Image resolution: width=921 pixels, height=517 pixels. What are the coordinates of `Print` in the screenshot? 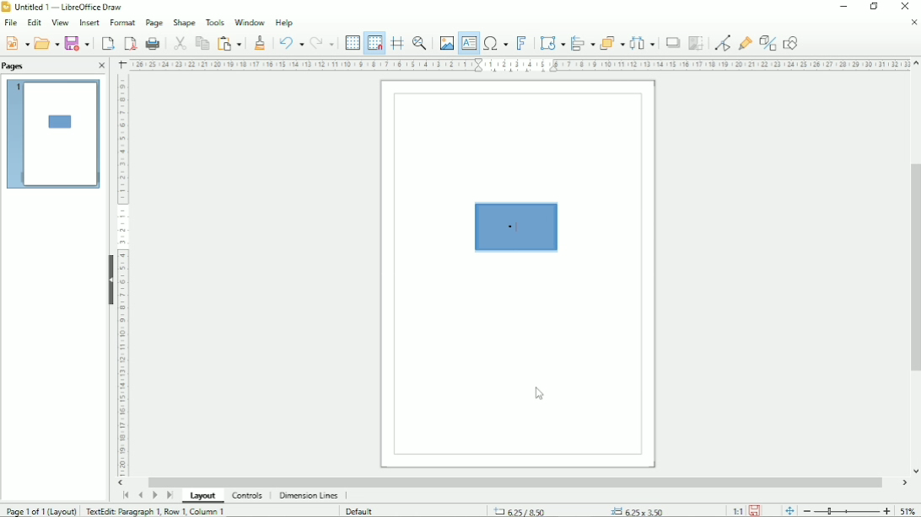 It's located at (153, 43).